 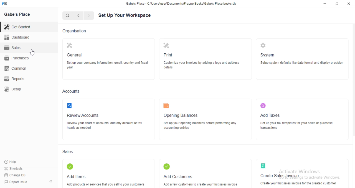 I want to click on Sales, so click(x=13, y=47).